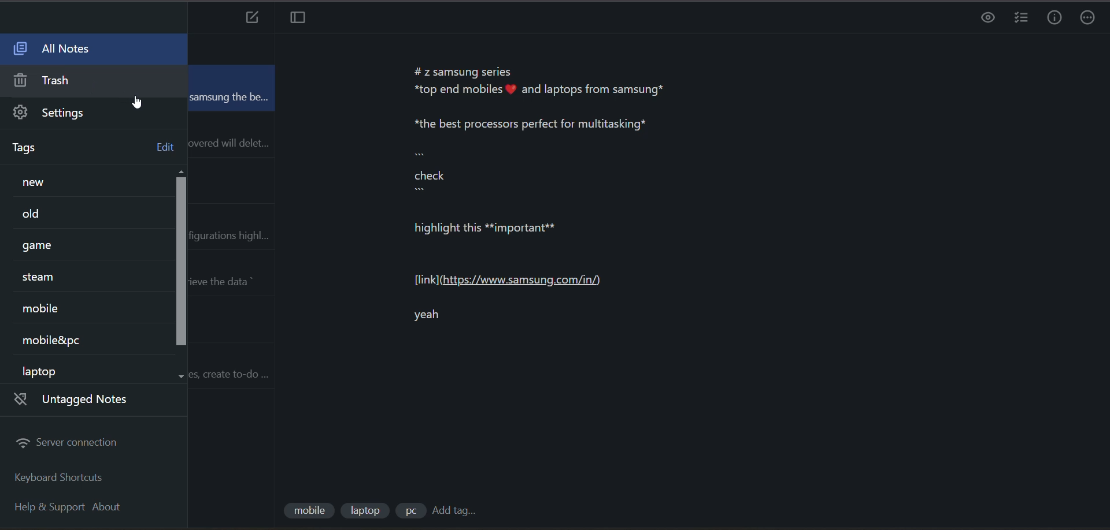  What do you see at coordinates (59, 115) in the screenshot?
I see `settings` at bounding box center [59, 115].